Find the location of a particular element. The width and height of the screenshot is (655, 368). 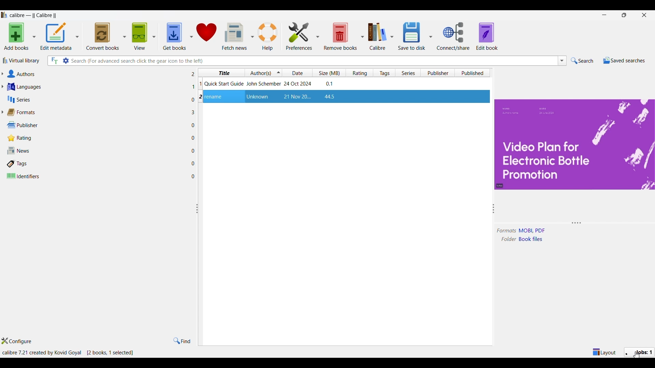

Change height of panel attached to this line is located at coordinates (568, 224).